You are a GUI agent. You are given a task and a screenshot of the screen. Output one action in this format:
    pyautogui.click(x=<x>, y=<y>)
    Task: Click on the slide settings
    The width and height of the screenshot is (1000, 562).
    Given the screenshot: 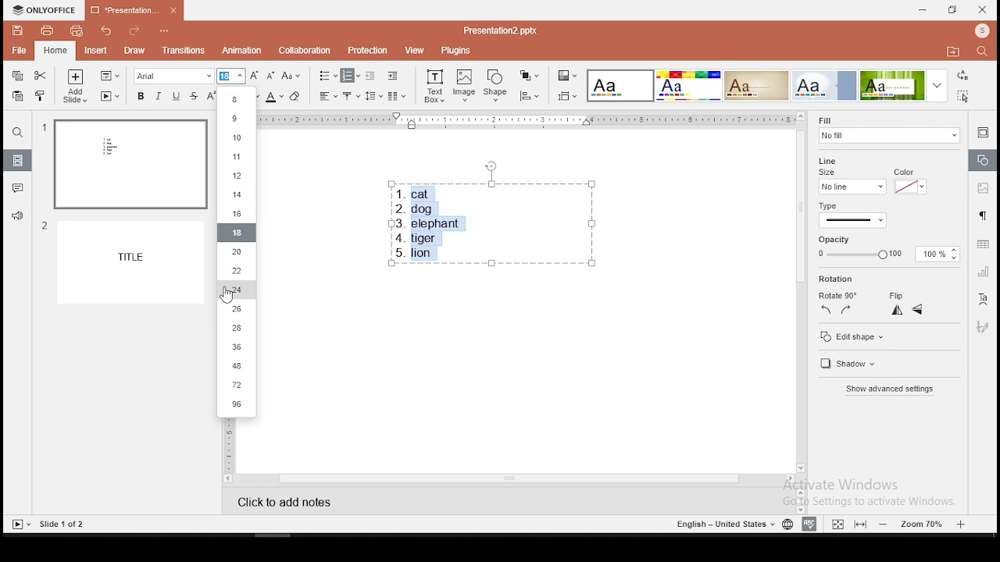 What is the action you would take?
    pyautogui.click(x=982, y=133)
    